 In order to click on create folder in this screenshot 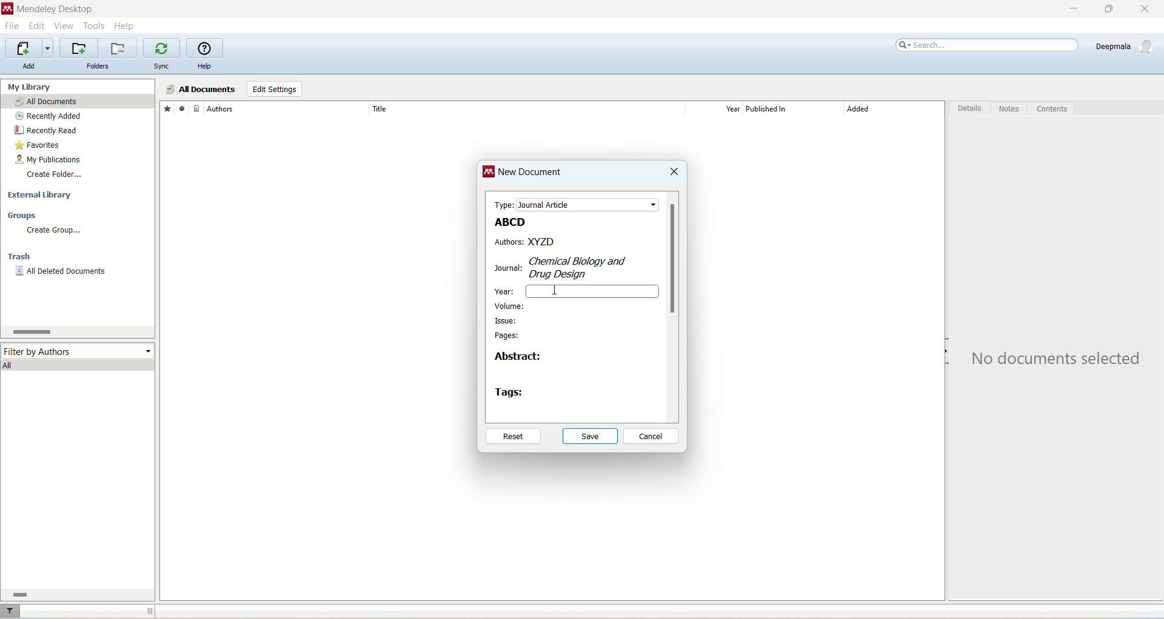, I will do `click(54, 174)`.